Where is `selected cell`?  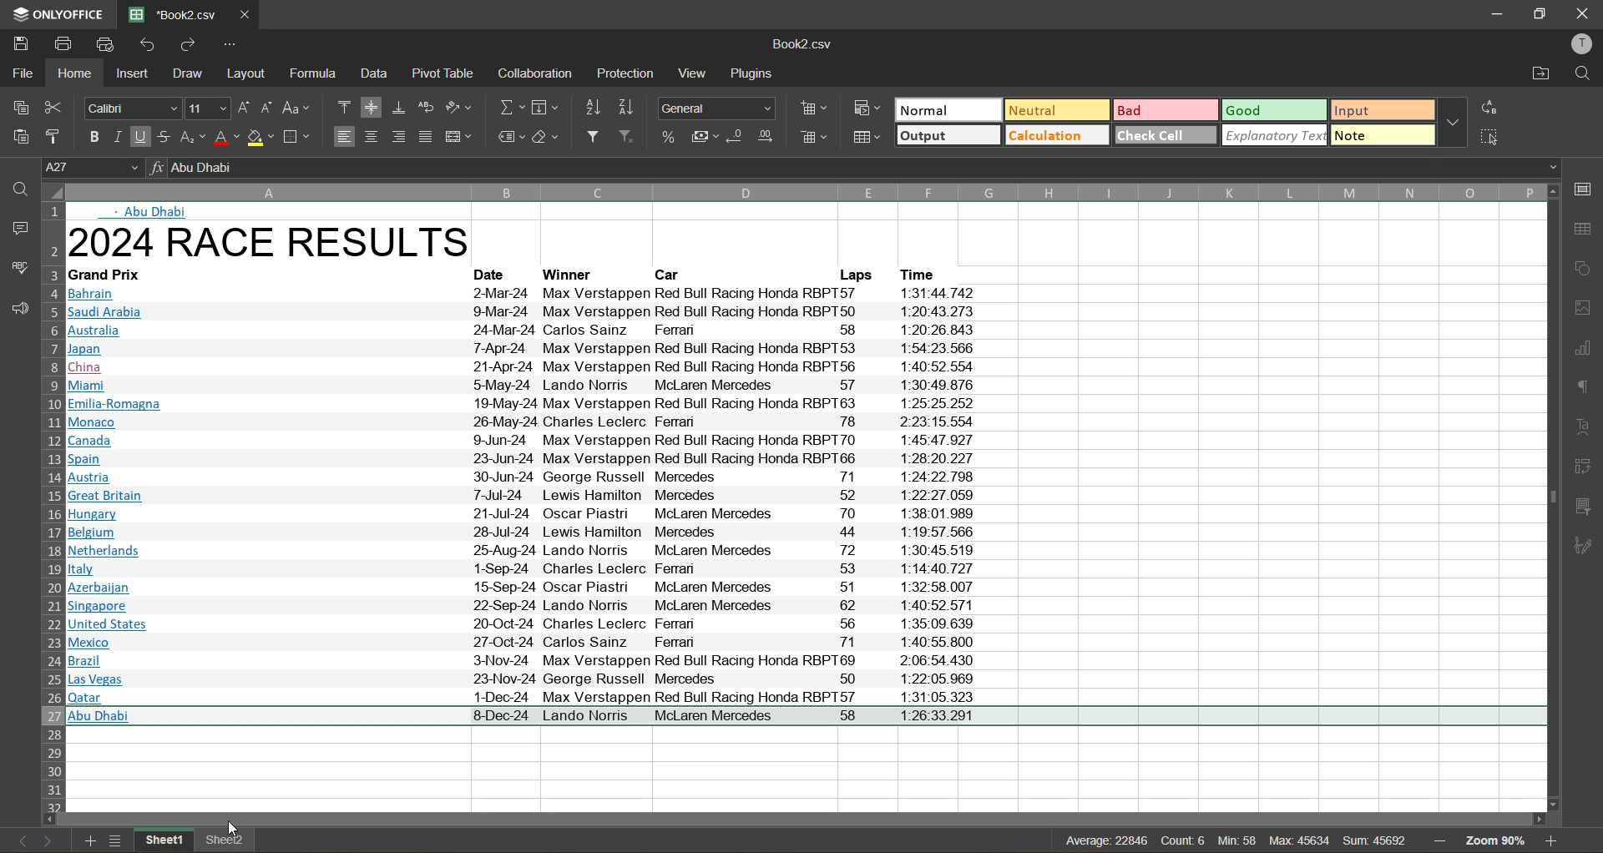 selected cell is located at coordinates (269, 752).